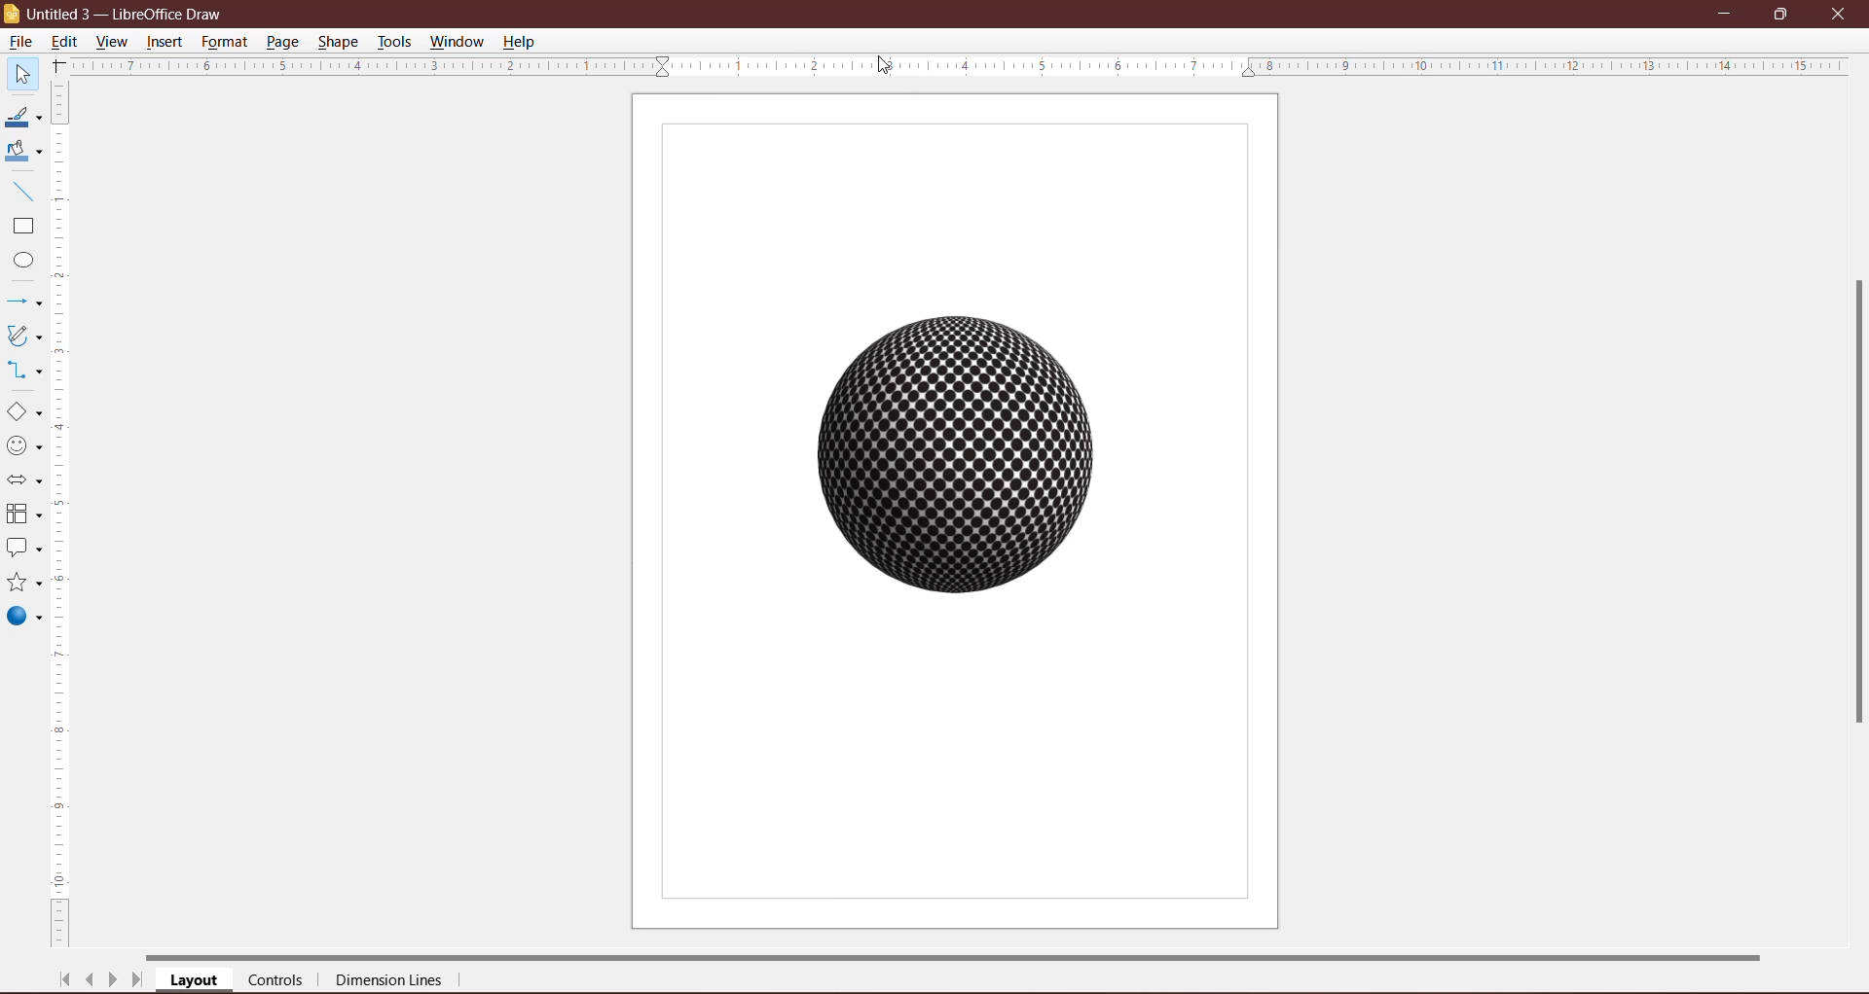 Image resolution: width=1869 pixels, height=994 pixels. Describe the element at coordinates (23, 619) in the screenshot. I see `3D objects` at that location.